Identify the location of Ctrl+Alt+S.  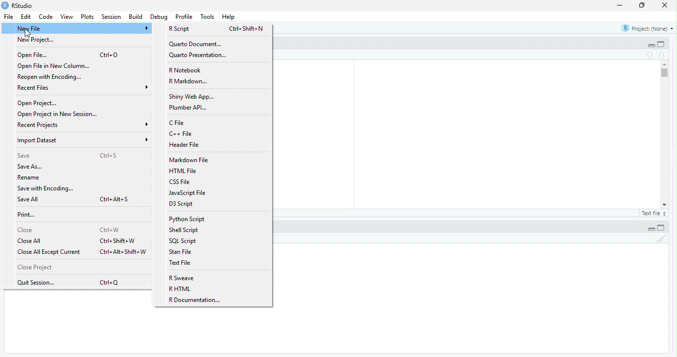
(115, 199).